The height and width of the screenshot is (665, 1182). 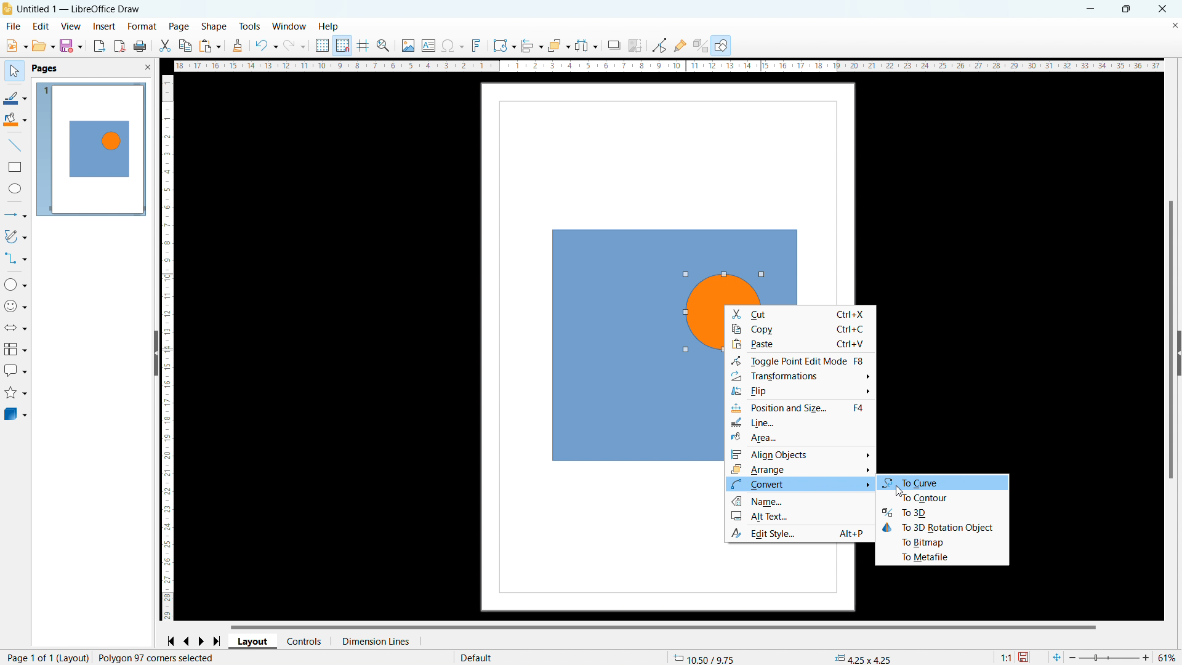 I want to click on curves and polygons, so click(x=15, y=236).